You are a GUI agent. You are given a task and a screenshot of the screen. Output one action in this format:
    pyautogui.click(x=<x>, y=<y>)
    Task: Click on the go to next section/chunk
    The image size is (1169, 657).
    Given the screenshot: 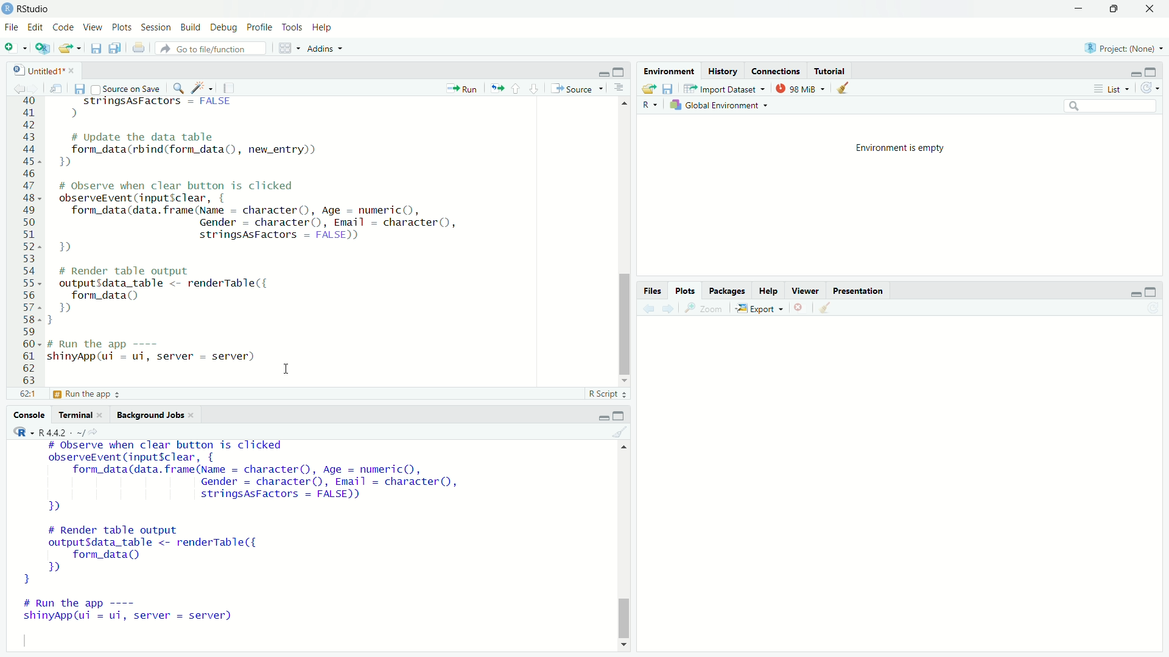 What is the action you would take?
    pyautogui.click(x=533, y=88)
    